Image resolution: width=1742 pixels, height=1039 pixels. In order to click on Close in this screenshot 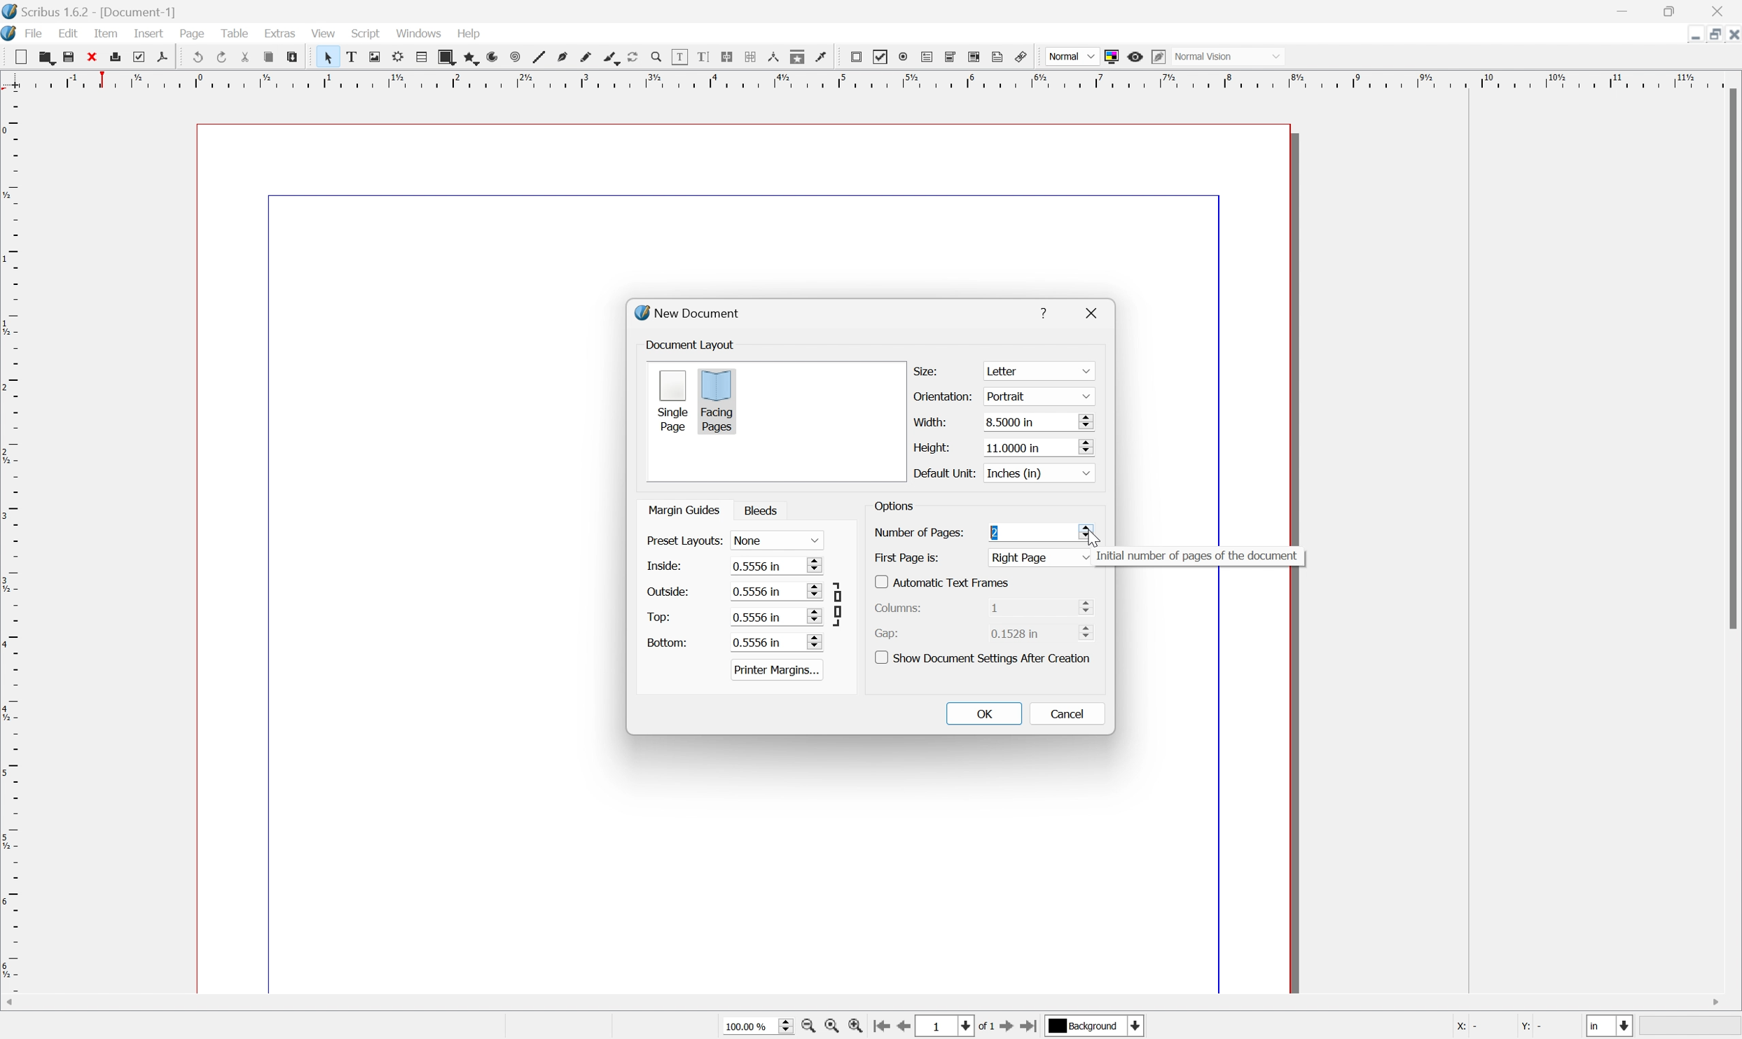, I will do `click(97, 57)`.